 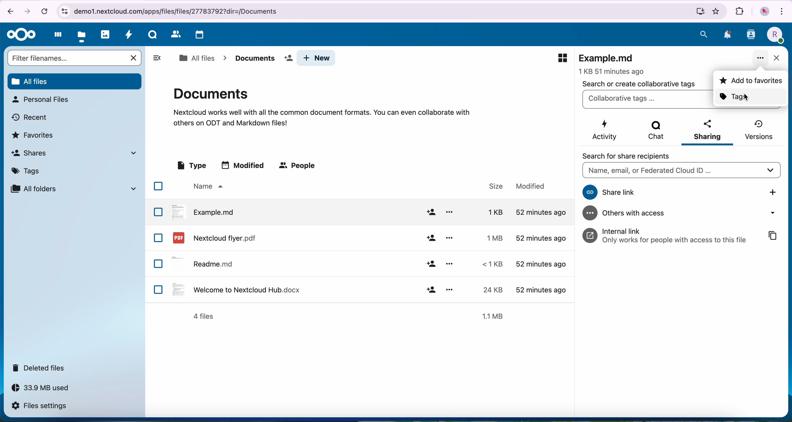 What do you see at coordinates (750, 81) in the screenshot?
I see `add to favorites` at bounding box center [750, 81].